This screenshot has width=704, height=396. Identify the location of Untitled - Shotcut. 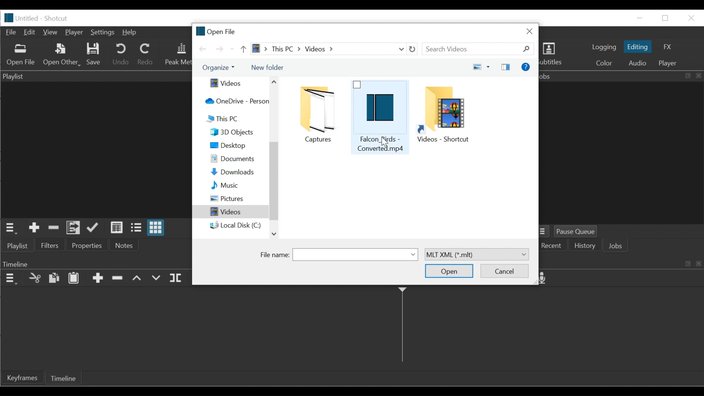
(44, 18).